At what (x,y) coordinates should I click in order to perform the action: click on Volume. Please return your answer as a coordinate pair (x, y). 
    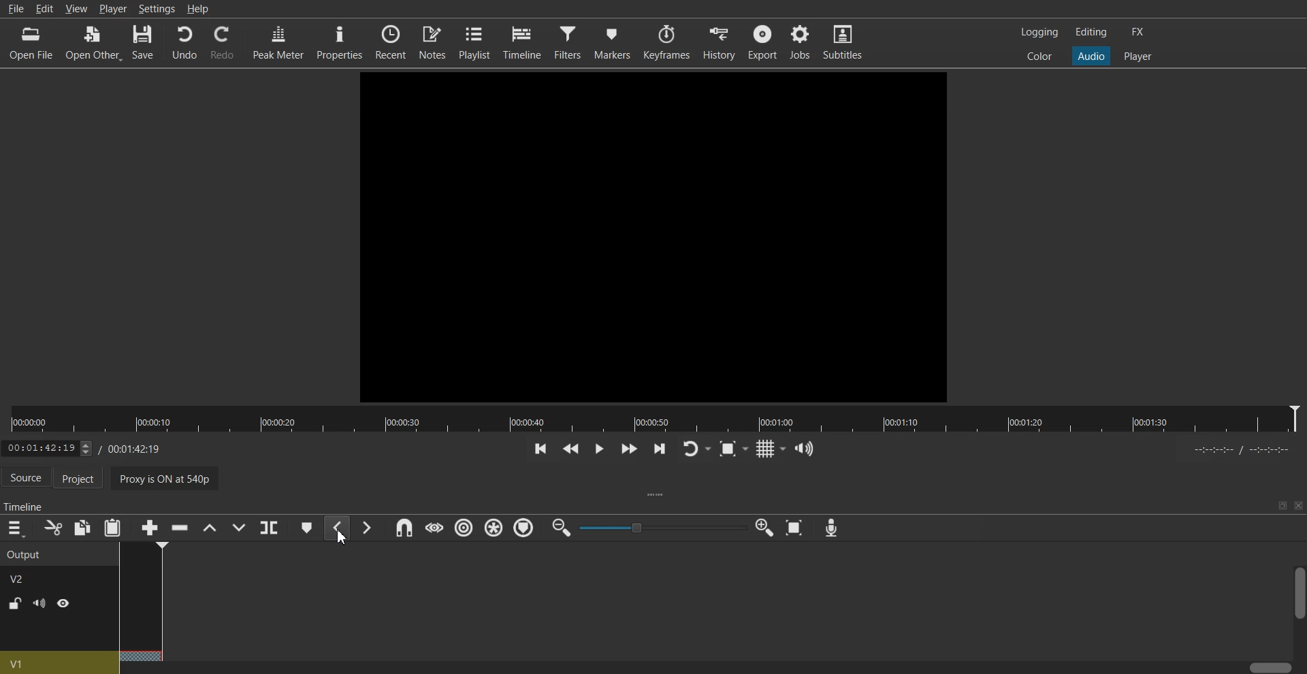
    Looking at the image, I should click on (39, 603).